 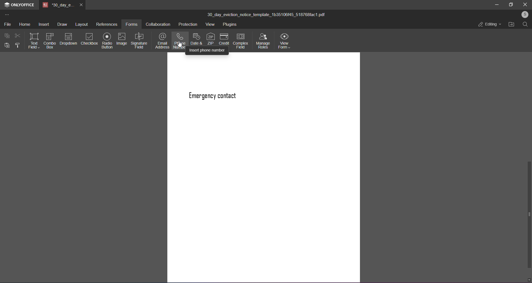 What do you see at coordinates (82, 25) in the screenshot?
I see `layout` at bounding box center [82, 25].